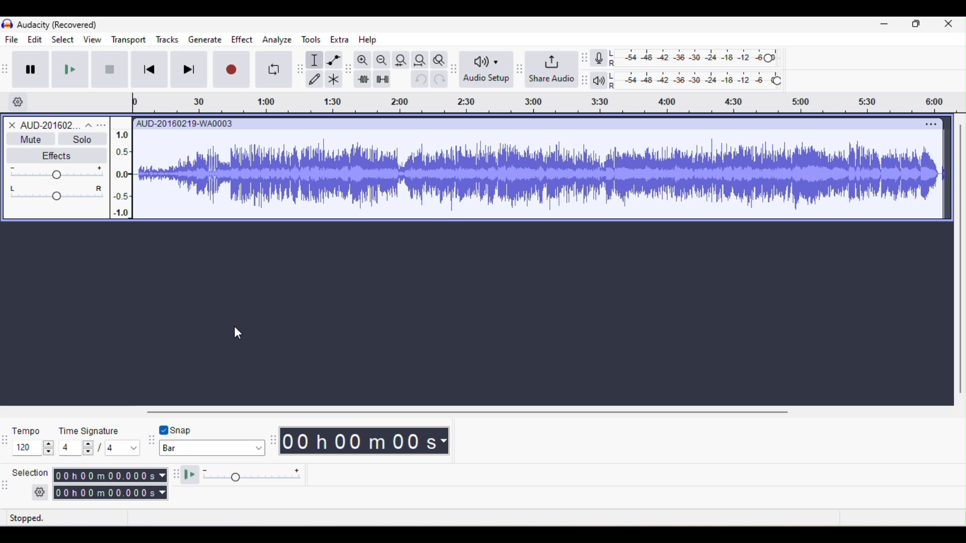 This screenshot has width=966, height=543. What do you see at coordinates (349, 70) in the screenshot?
I see `audacity edit toolbar` at bounding box center [349, 70].